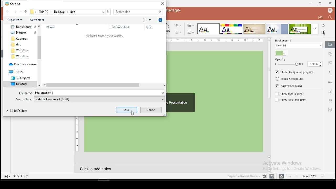 This screenshot has height=189, width=336. Describe the element at coordinates (114, 169) in the screenshot. I see `click to add notes` at that location.